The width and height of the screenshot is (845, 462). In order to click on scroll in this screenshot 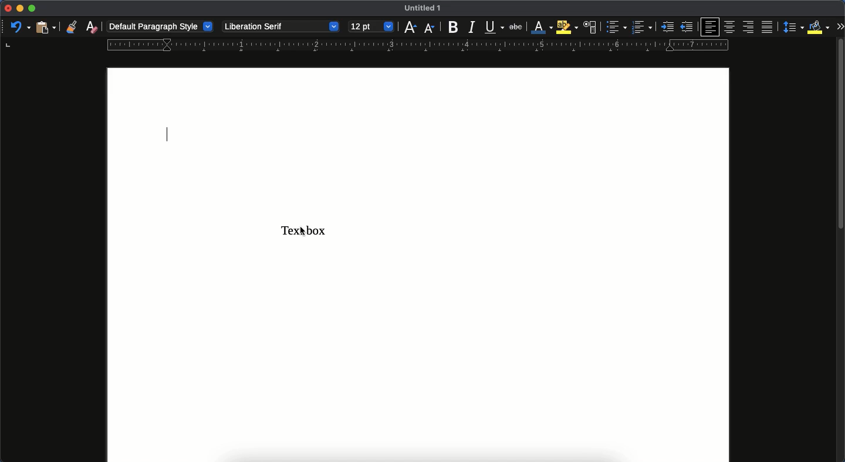, I will do `click(840, 249)`.